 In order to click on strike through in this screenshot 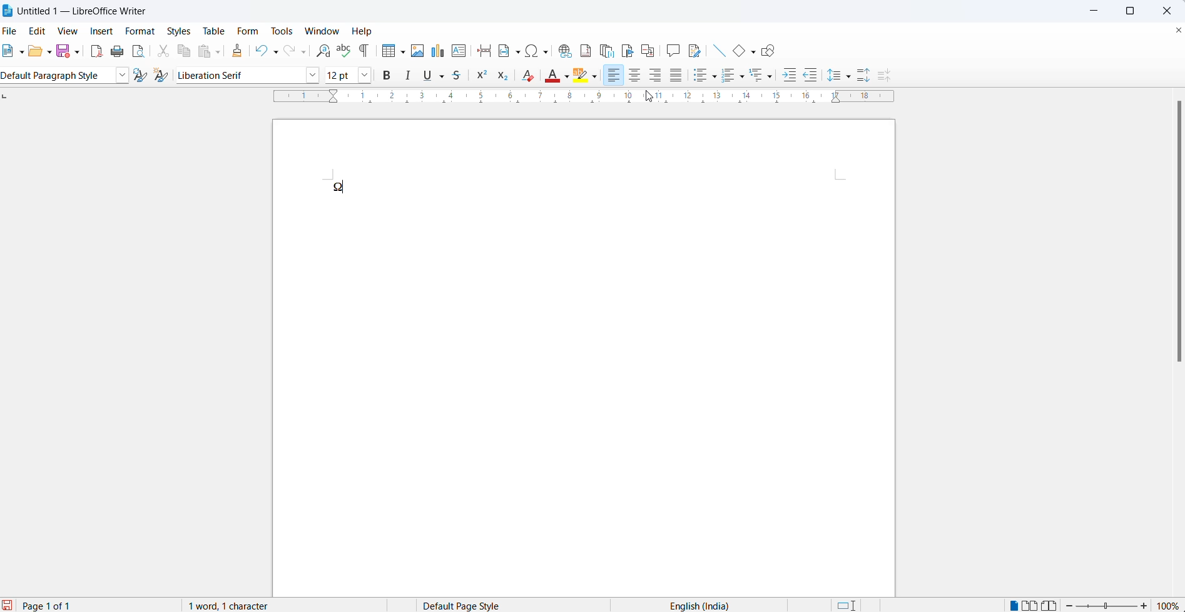, I will do `click(461, 76)`.